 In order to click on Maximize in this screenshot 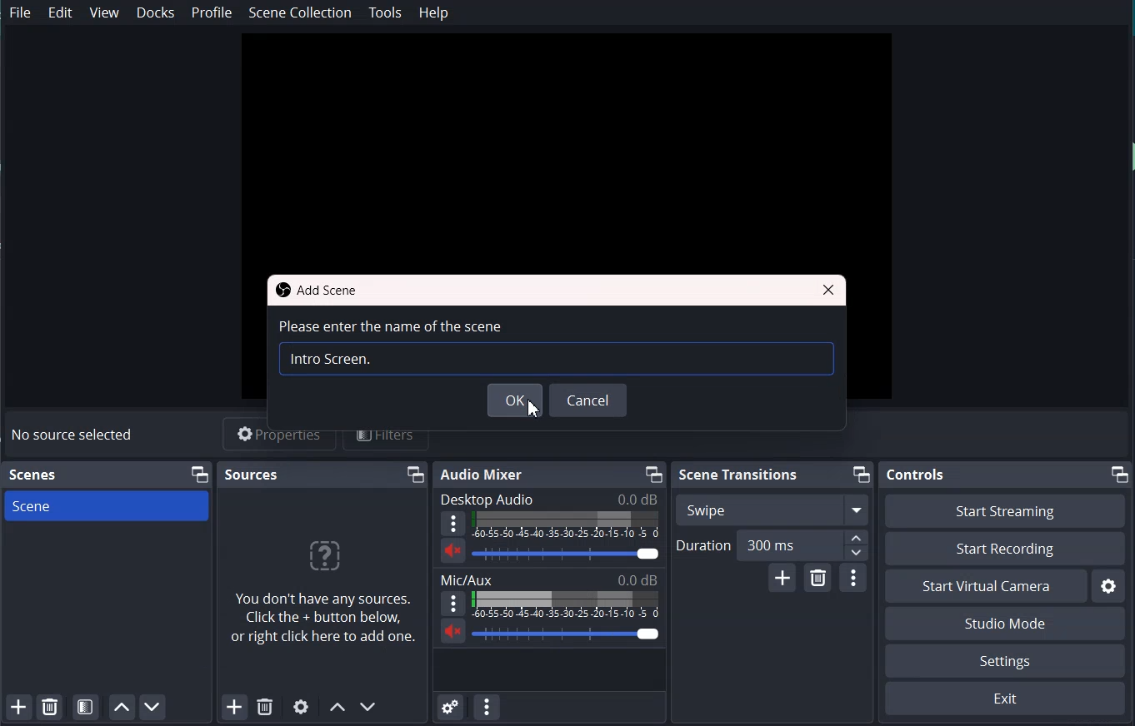, I will do `click(416, 475)`.